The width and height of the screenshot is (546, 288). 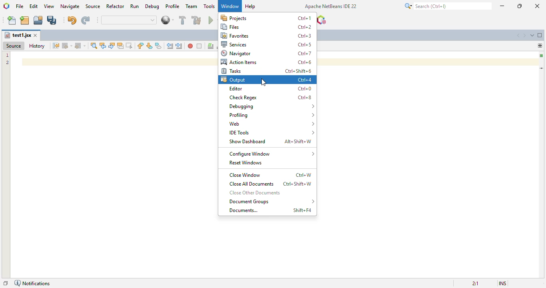 I want to click on Check Regex Ctrl + 8, so click(x=271, y=97).